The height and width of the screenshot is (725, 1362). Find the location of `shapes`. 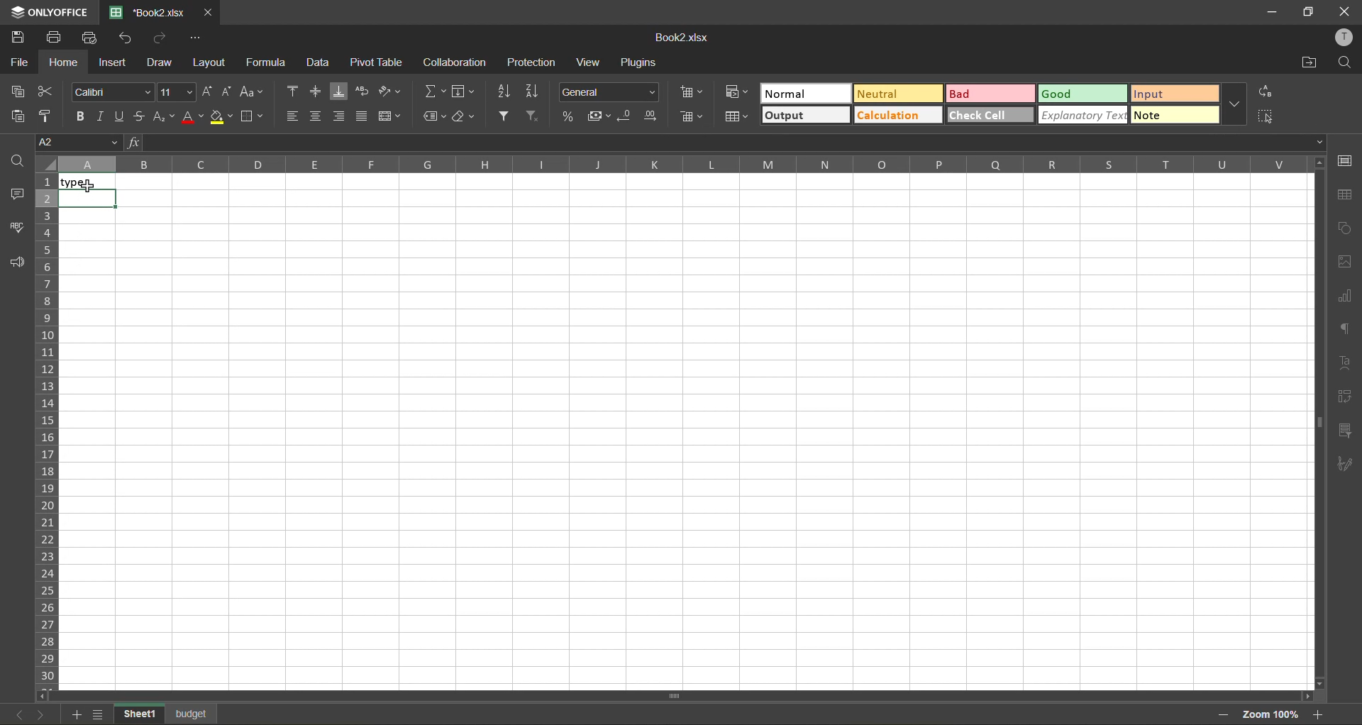

shapes is located at coordinates (1349, 228).